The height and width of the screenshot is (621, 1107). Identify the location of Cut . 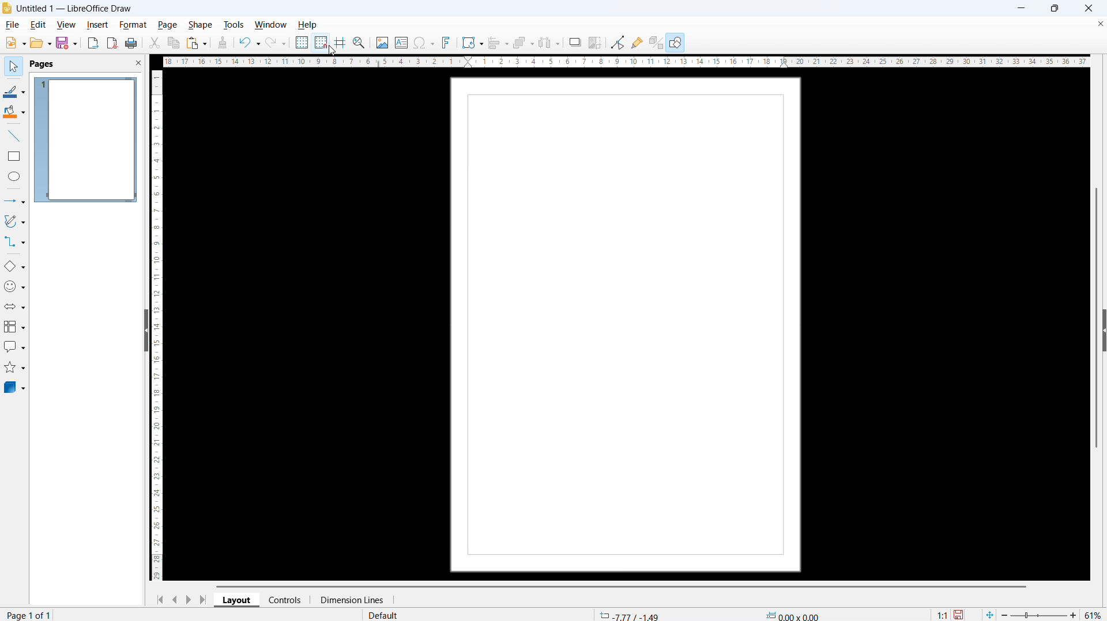
(153, 43).